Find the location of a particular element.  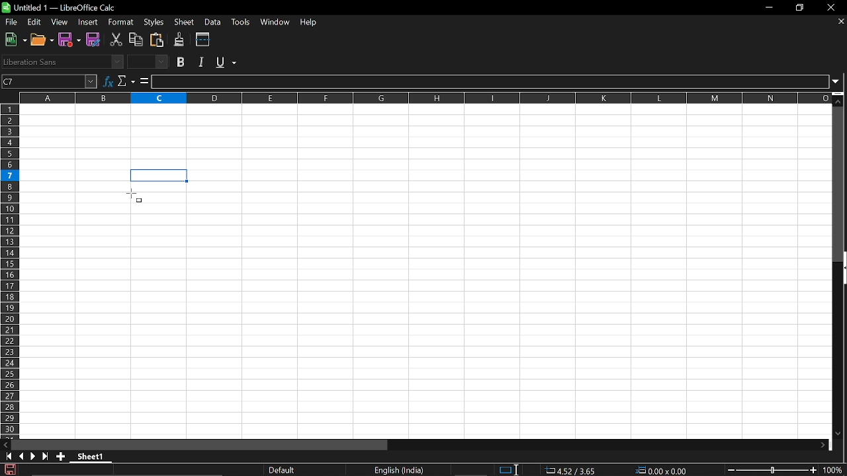

Italic is located at coordinates (203, 62).